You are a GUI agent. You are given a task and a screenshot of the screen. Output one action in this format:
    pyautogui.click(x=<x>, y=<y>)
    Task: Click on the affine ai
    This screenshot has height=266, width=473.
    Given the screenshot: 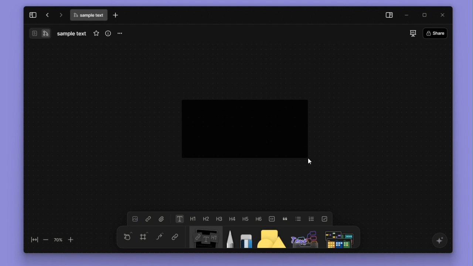 What is the action you would take?
    pyautogui.click(x=439, y=241)
    